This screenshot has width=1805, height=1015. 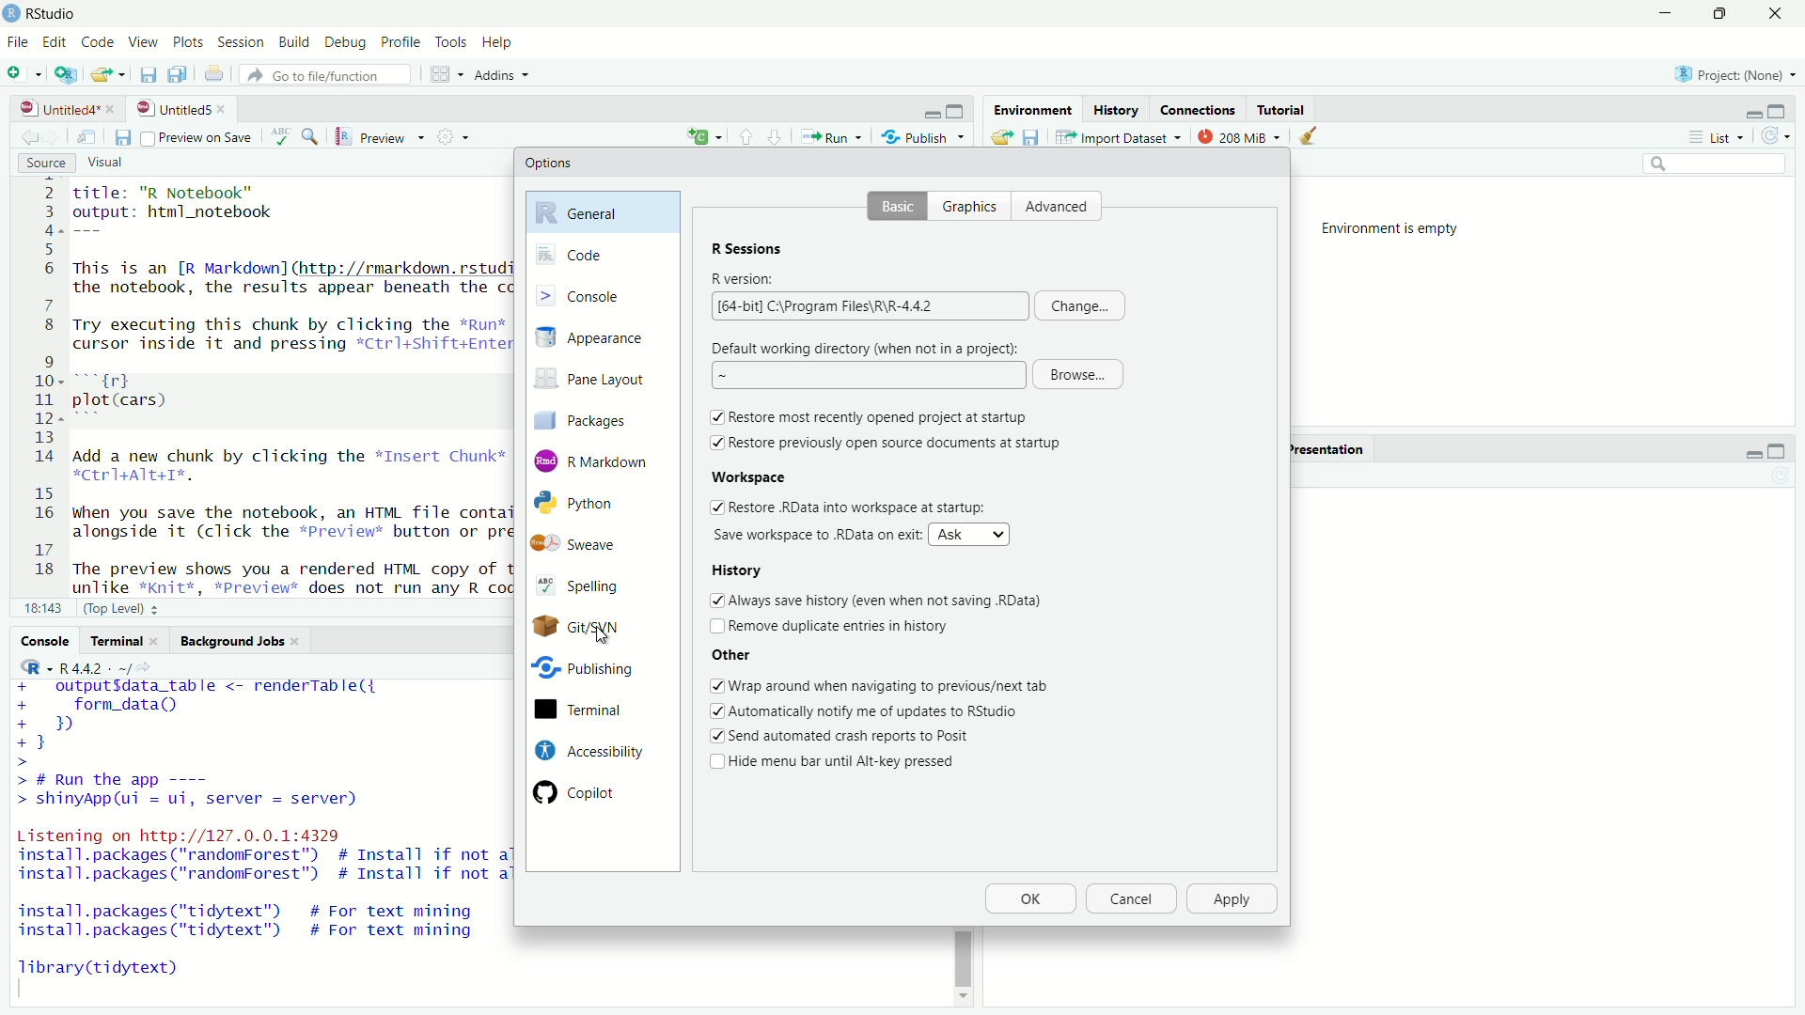 What do you see at coordinates (743, 569) in the screenshot?
I see `History` at bounding box center [743, 569].